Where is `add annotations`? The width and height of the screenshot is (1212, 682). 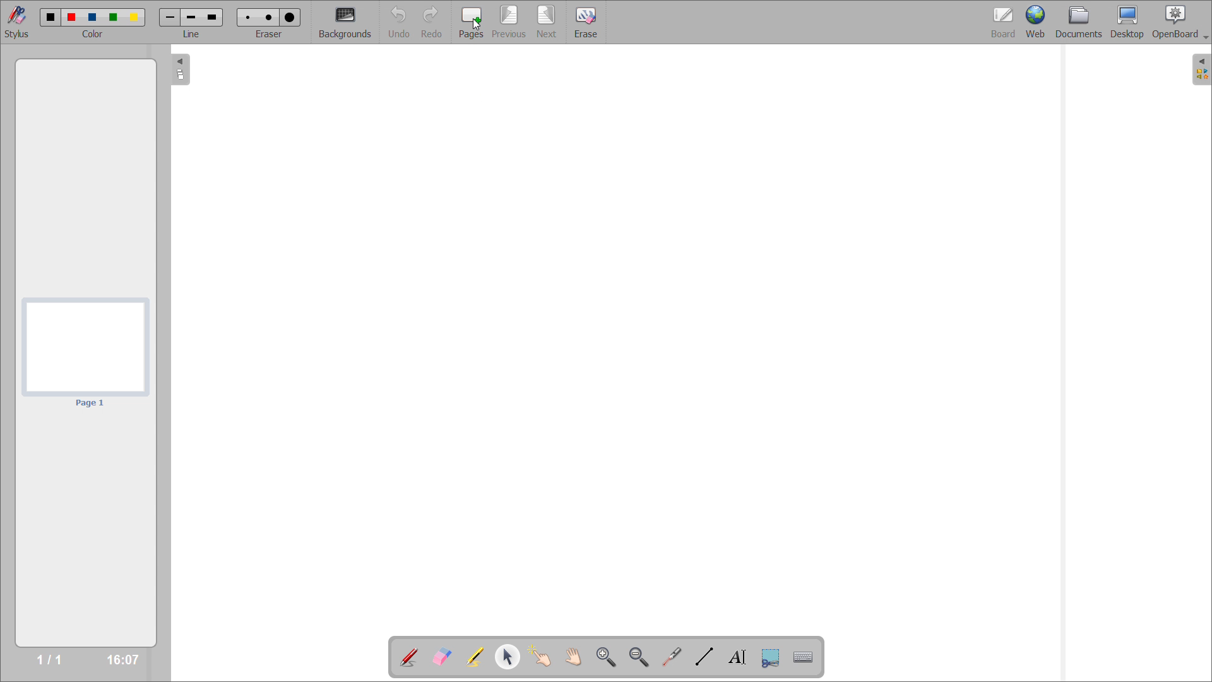 add annotations is located at coordinates (408, 657).